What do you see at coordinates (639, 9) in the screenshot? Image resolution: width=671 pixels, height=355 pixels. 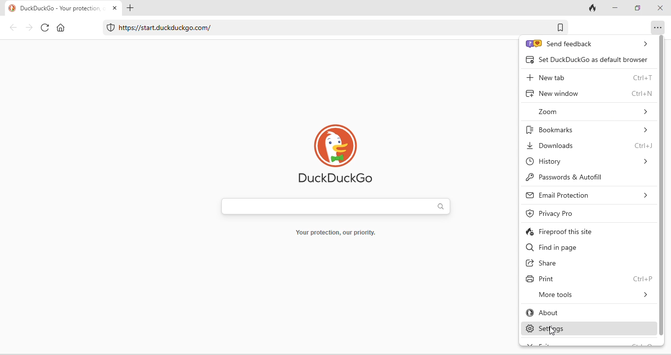 I see `maximize` at bounding box center [639, 9].